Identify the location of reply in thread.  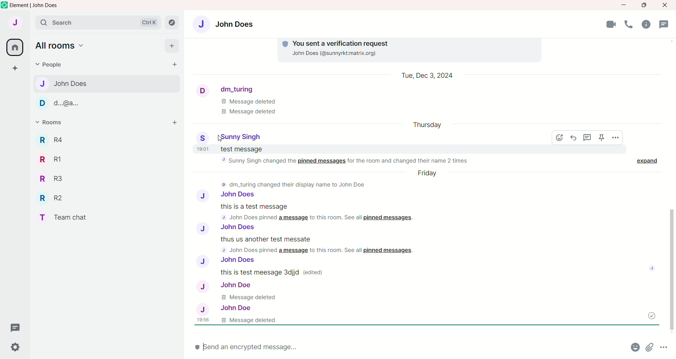
(588, 138).